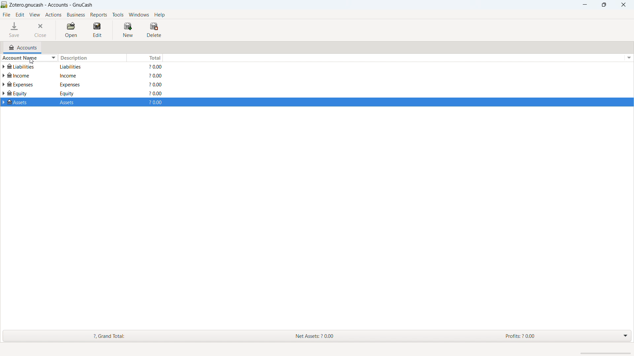 The width and height of the screenshot is (634, 356). Describe the element at coordinates (71, 30) in the screenshot. I see `open` at that location.